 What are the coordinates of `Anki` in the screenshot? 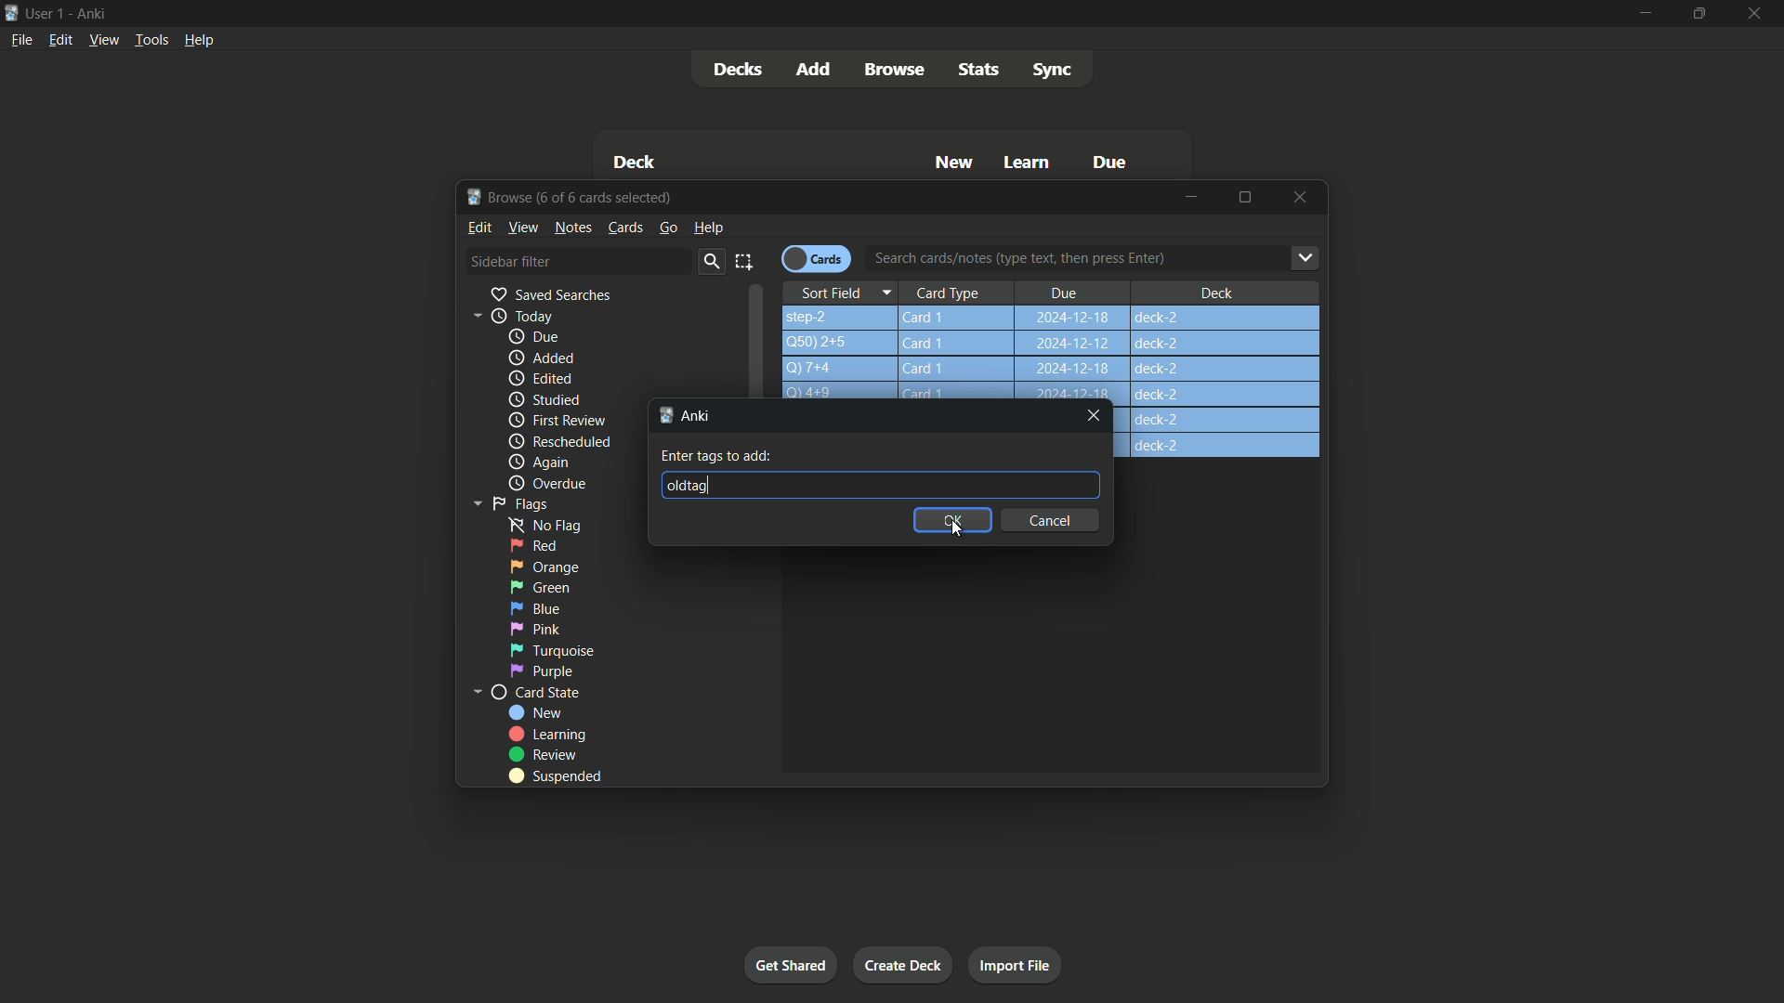 It's located at (688, 415).